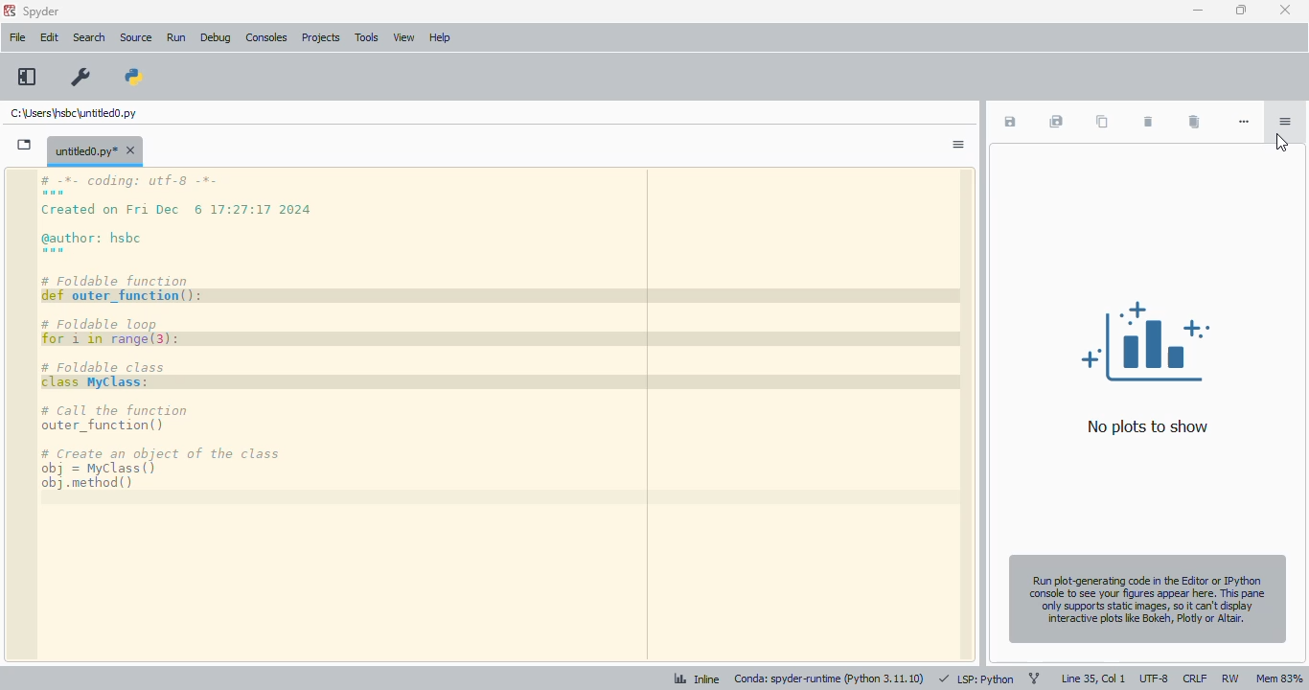  What do you see at coordinates (1100, 122) in the screenshot?
I see `copy plot to clipboard as image` at bounding box center [1100, 122].